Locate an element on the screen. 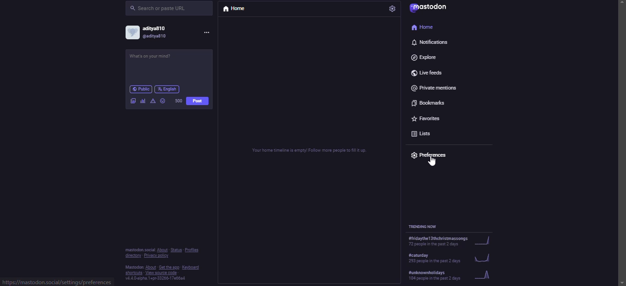 The image size is (626, 286). english is located at coordinates (169, 89).